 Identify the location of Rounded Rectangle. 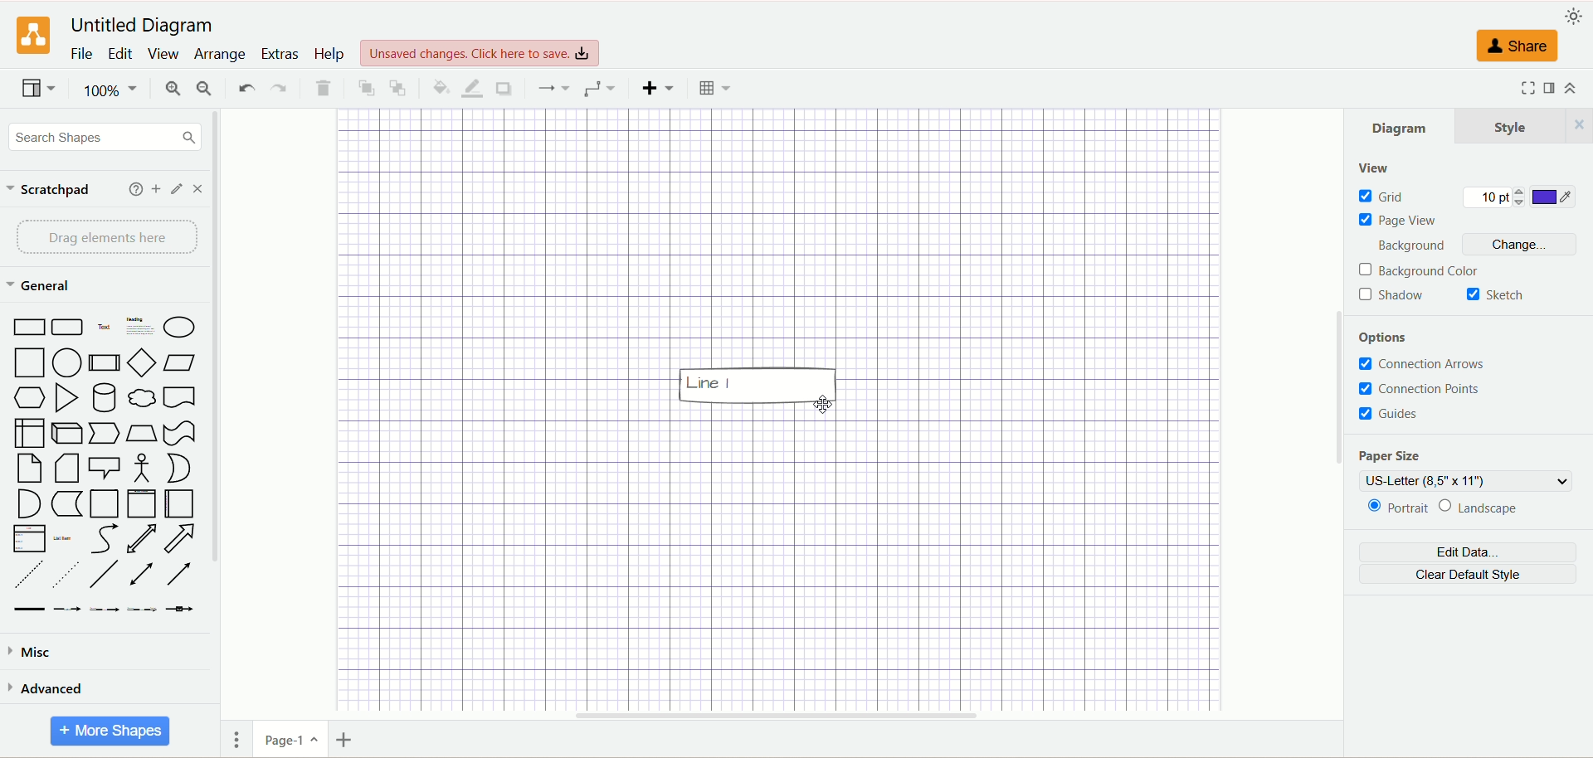
(70, 327).